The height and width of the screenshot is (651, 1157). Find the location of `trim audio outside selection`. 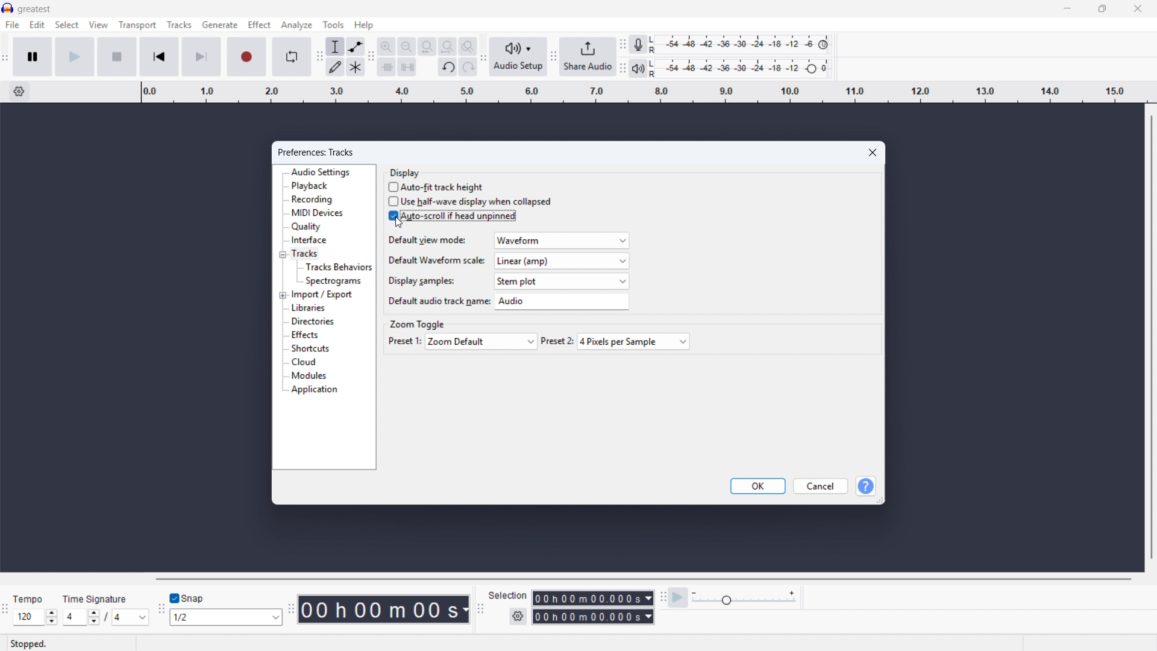

trim audio outside selection is located at coordinates (387, 67).